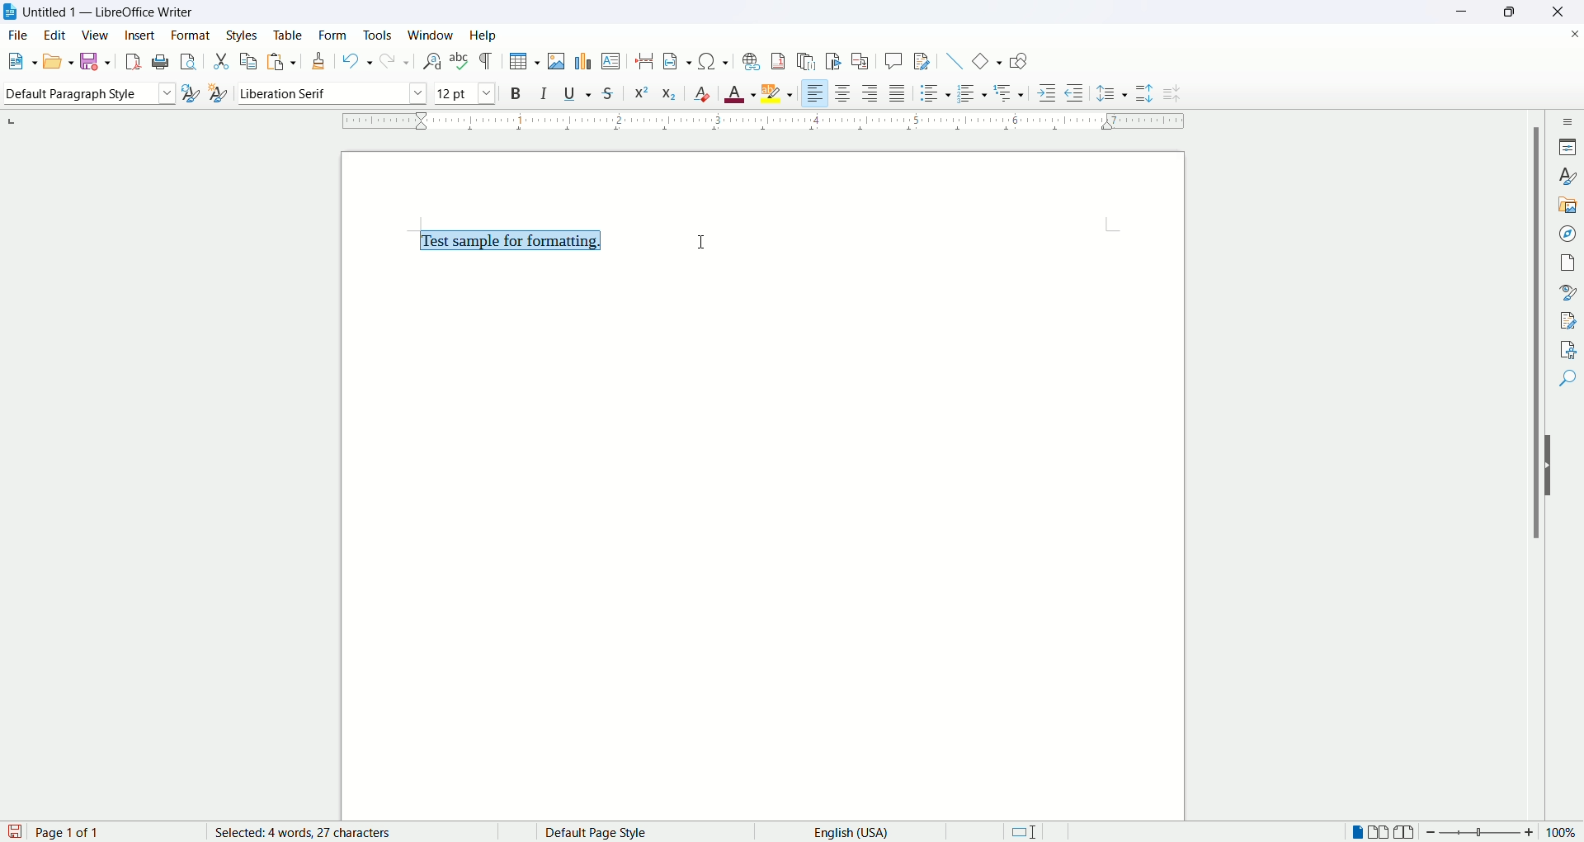 The width and height of the screenshot is (1584, 842). Describe the element at coordinates (194, 35) in the screenshot. I see `format` at that location.